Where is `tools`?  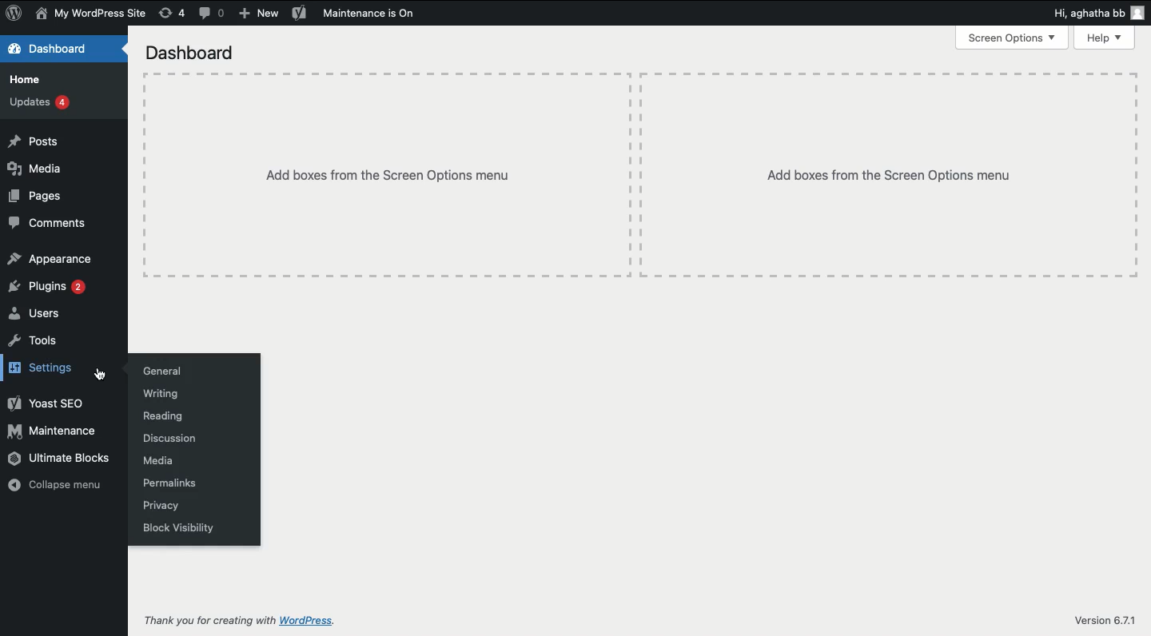 tools is located at coordinates (34, 342).